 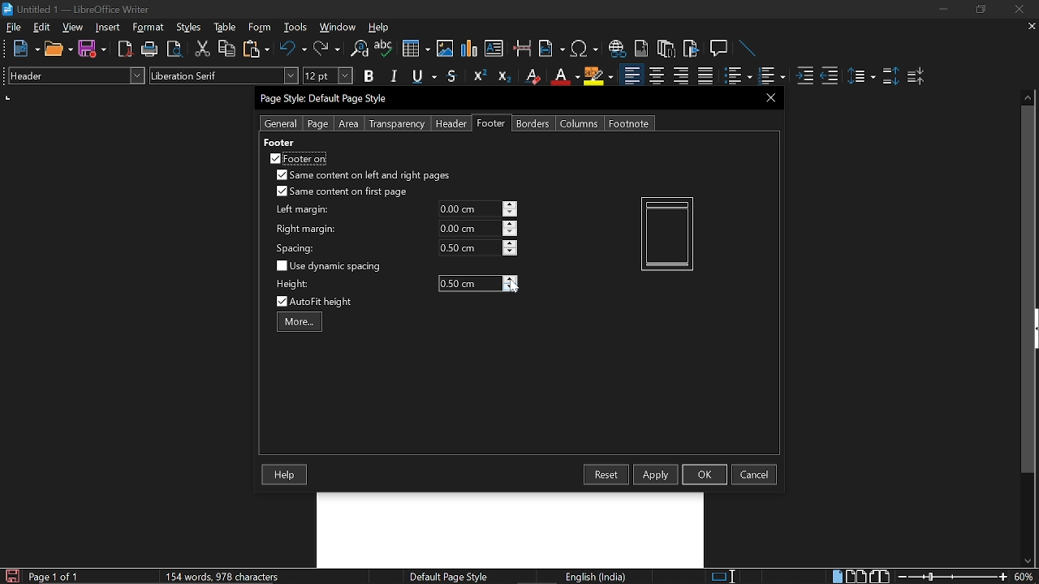 What do you see at coordinates (618, 49) in the screenshot?
I see `Insert hyperlink` at bounding box center [618, 49].